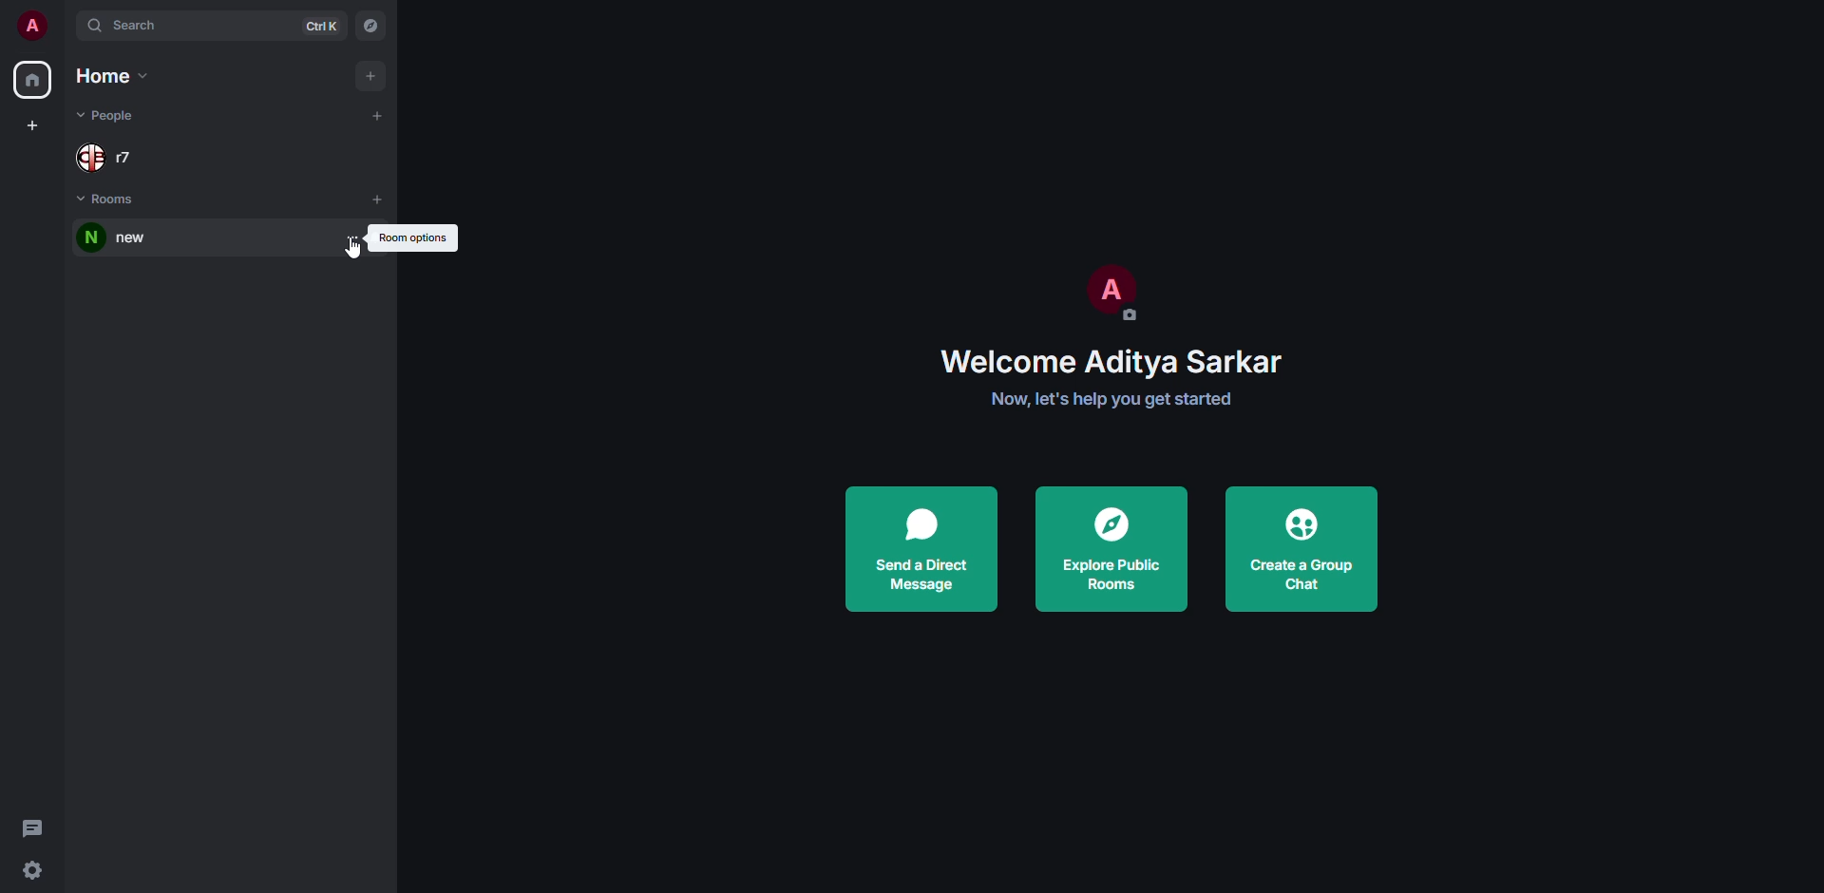 The image size is (1824, 893). What do you see at coordinates (1113, 401) in the screenshot?
I see `Now, let's help you get started` at bounding box center [1113, 401].